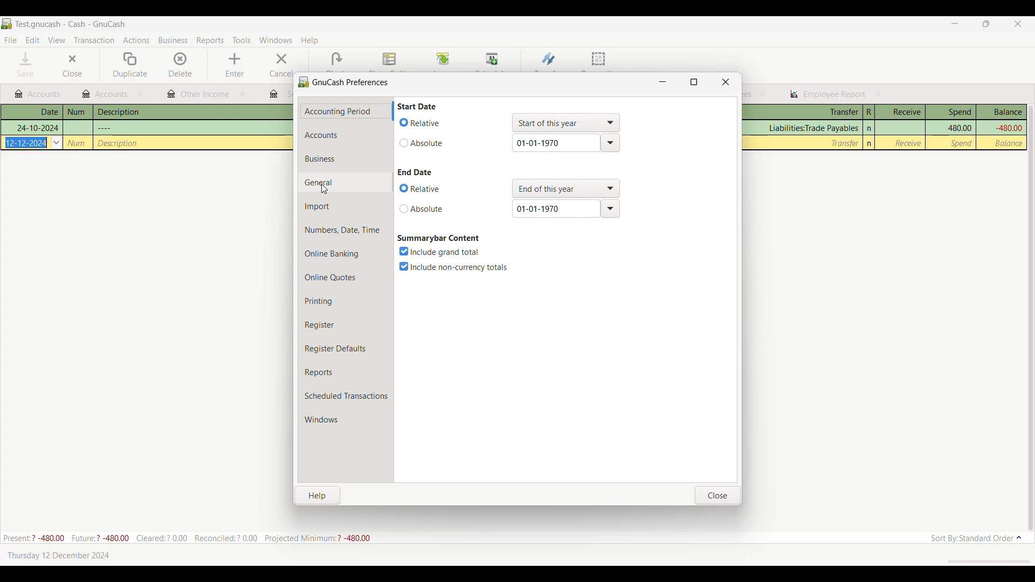 Image resolution: width=1035 pixels, height=582 pixels. I want to click on vertical slider, so click(1030, 313).